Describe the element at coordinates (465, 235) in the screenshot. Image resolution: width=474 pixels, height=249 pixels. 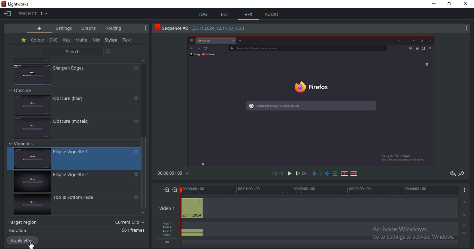
I see `greyed out down arrow` at that location.